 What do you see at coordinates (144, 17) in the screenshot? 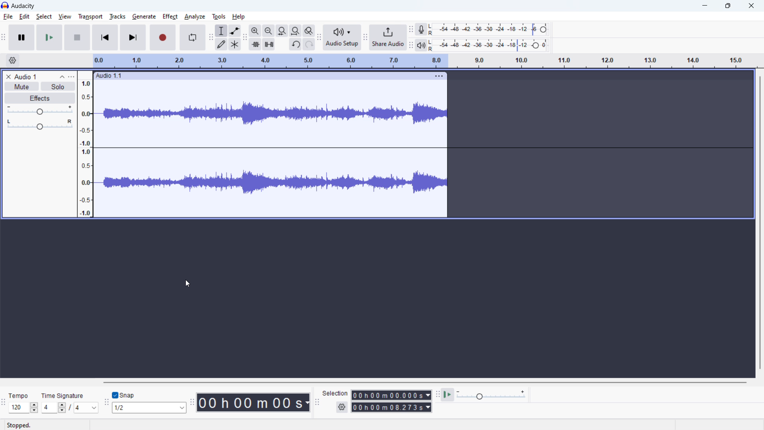
I see `generate` at bounding box center [144, 17].